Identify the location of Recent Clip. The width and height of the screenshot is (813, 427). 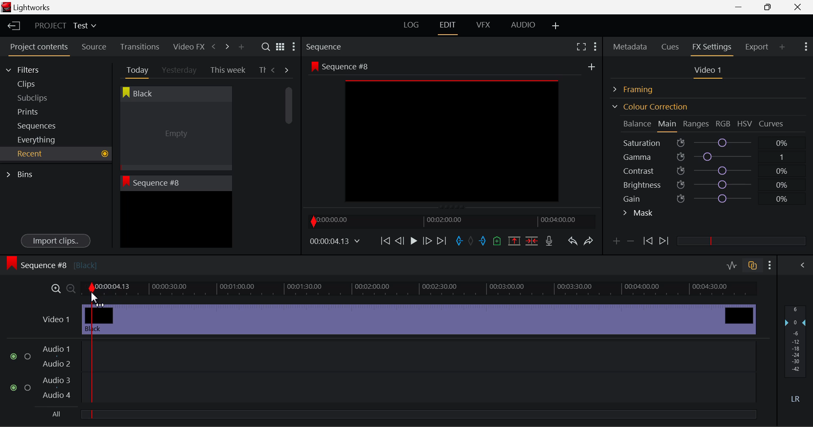
(176, 221).